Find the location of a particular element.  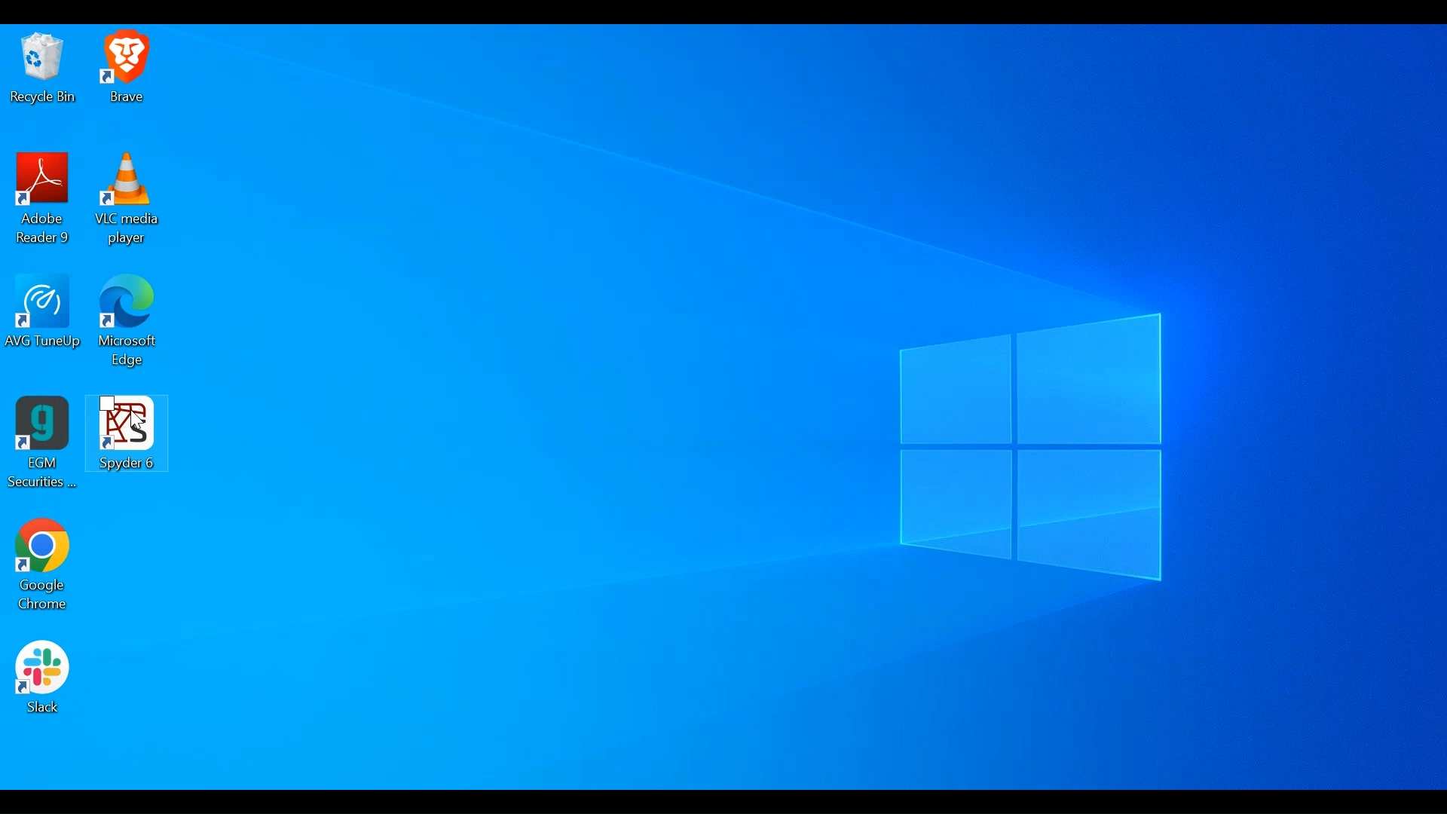

AVG TuneUp Desktop Icon is located at coordinates (44, 321).